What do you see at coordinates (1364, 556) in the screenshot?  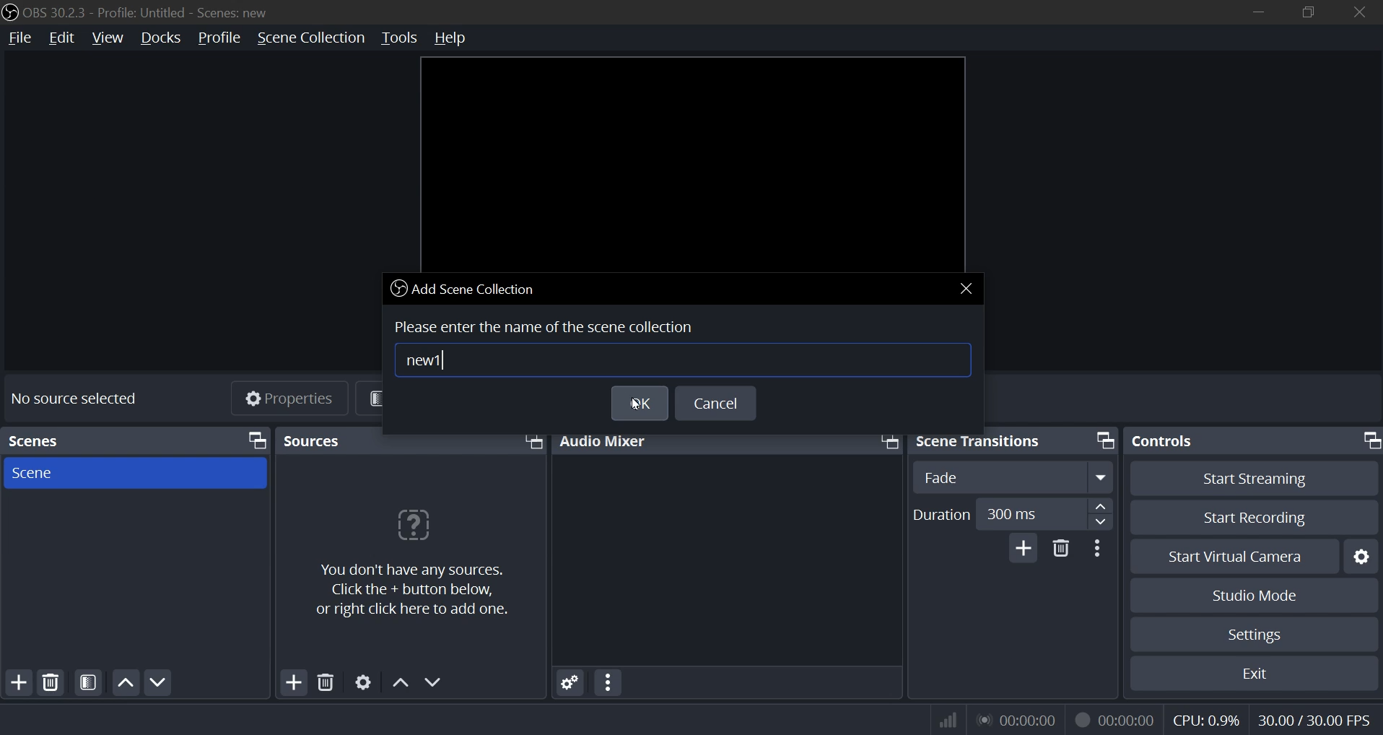 I see `settings` at bounding box center [1364, 556].